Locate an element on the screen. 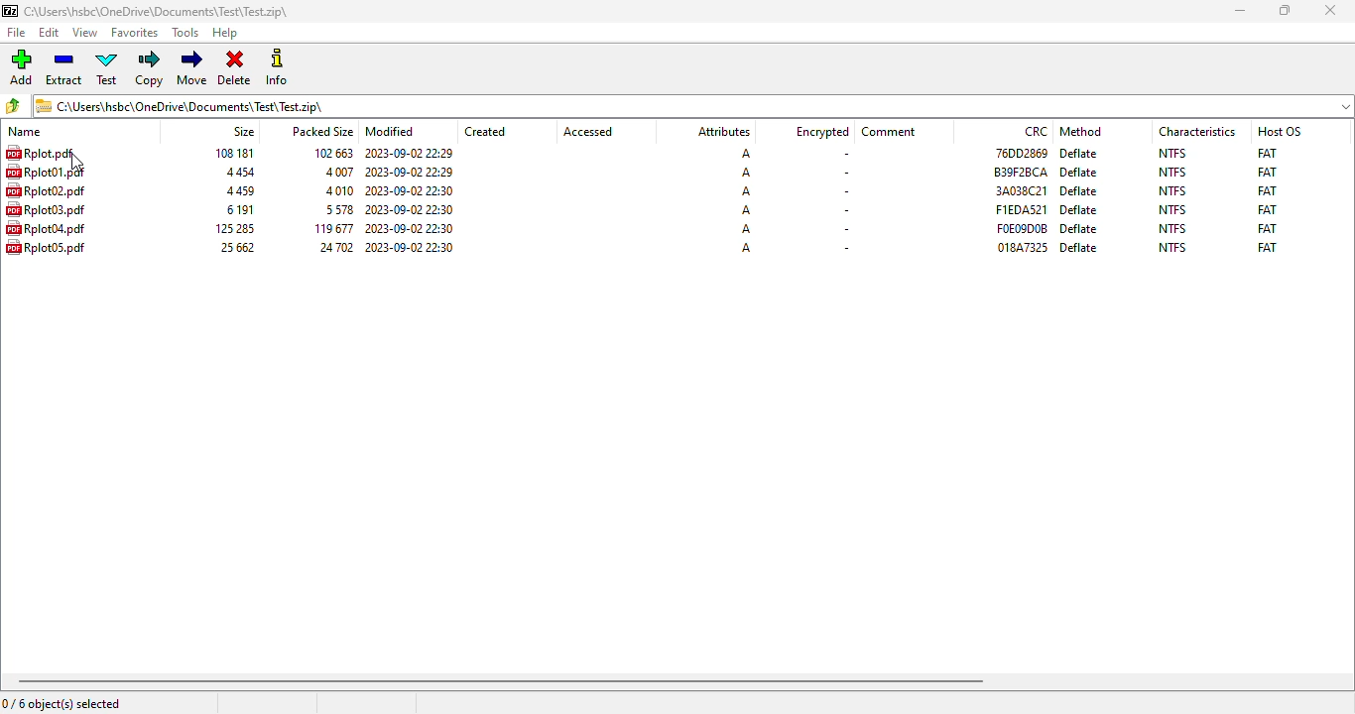 The height and width of the screenshot is (714, 1355).  comment is located at coordinates (889, 132).